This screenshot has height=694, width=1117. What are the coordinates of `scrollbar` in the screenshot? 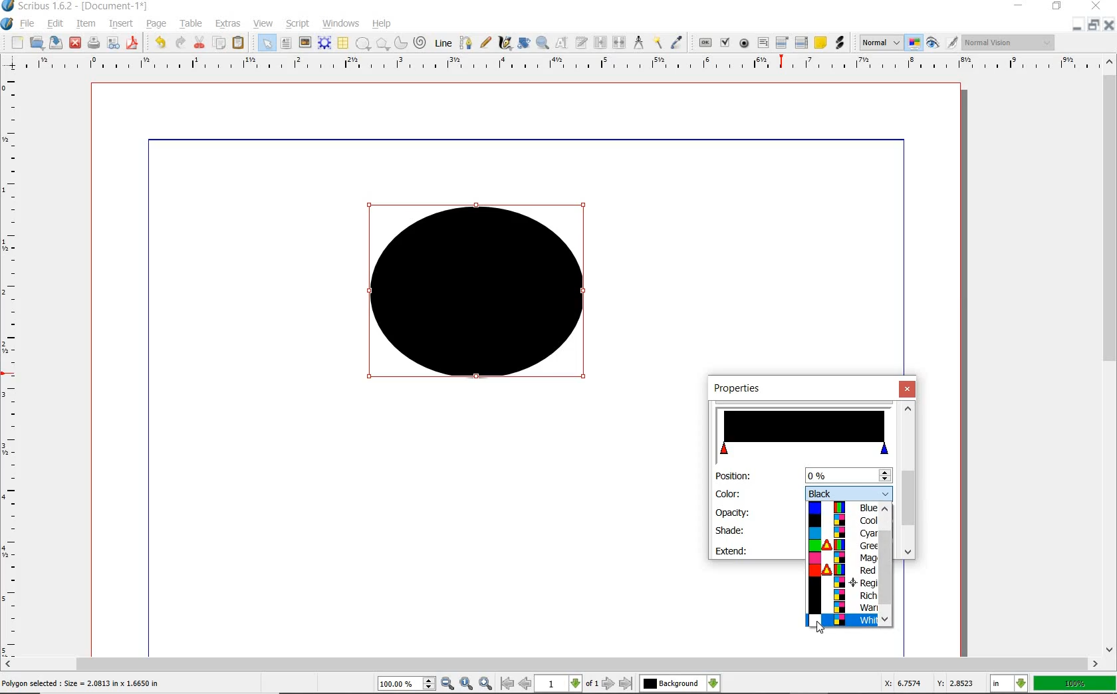 It's located at (886, 560).